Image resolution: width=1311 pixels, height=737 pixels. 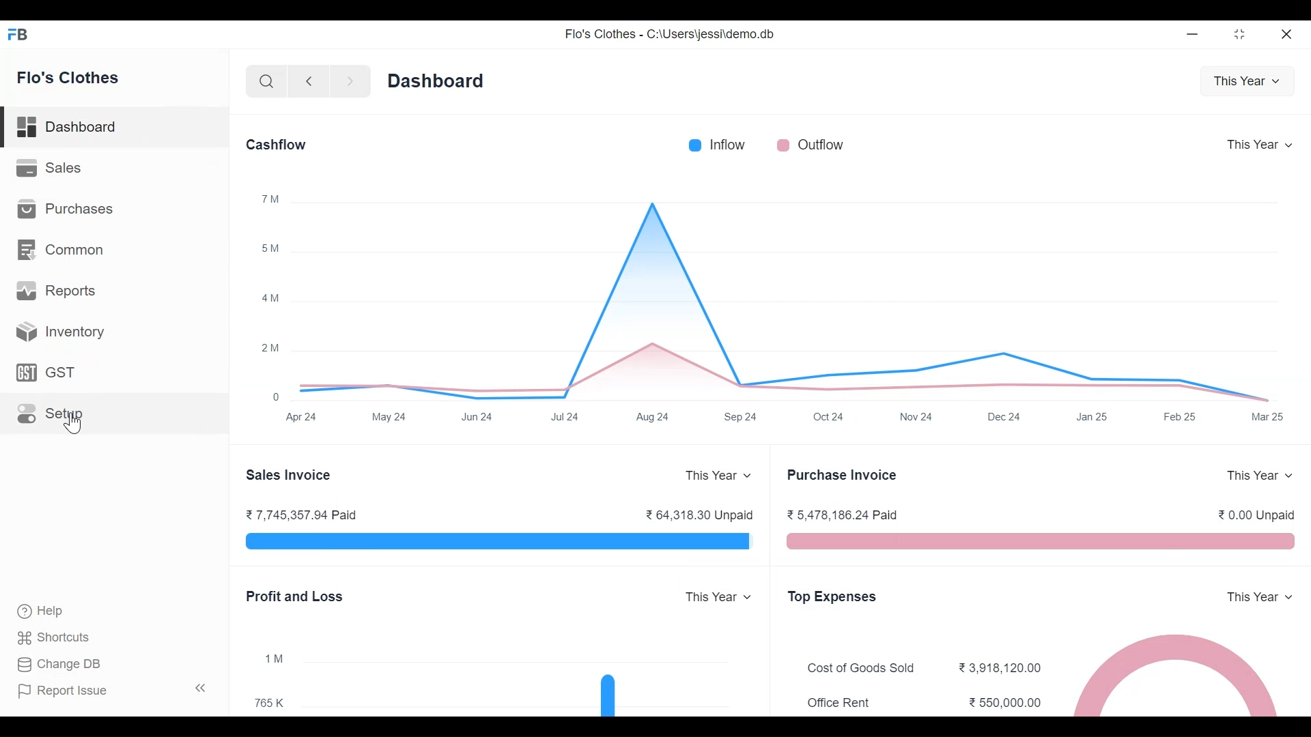 I want to click on ₹ 0.00 Unpaid, so click(x=1254, y=515).